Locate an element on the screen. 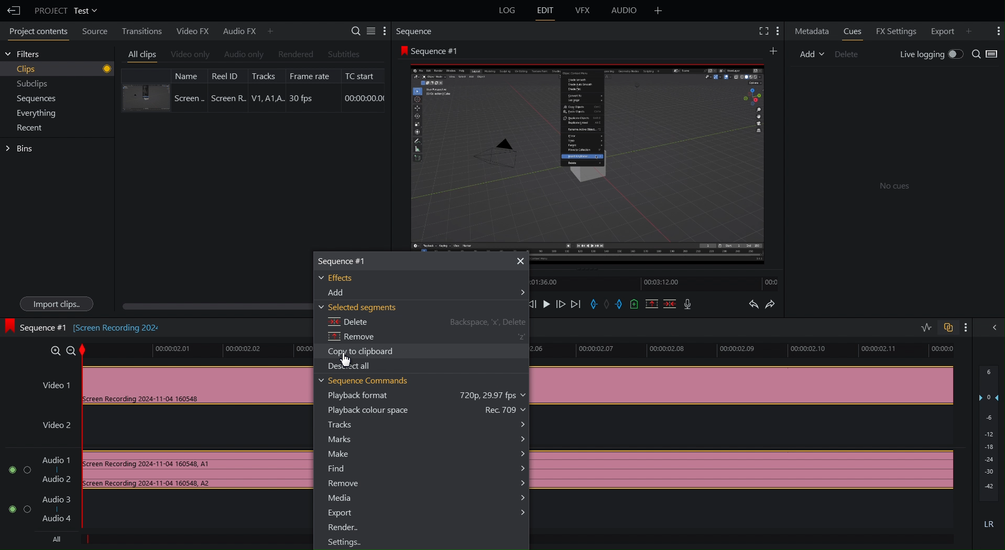  Sequence #1 is located at coordinates (434, 49).